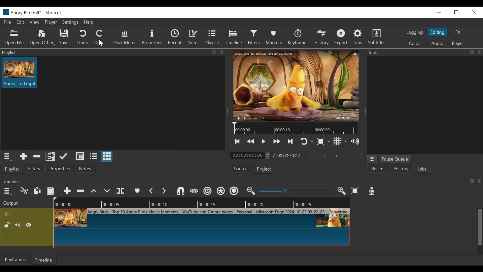 This screenshot has height=272, width=483. Describe the element at coordinates (20, 12) in the screenshot. I see `File Name` at that location.